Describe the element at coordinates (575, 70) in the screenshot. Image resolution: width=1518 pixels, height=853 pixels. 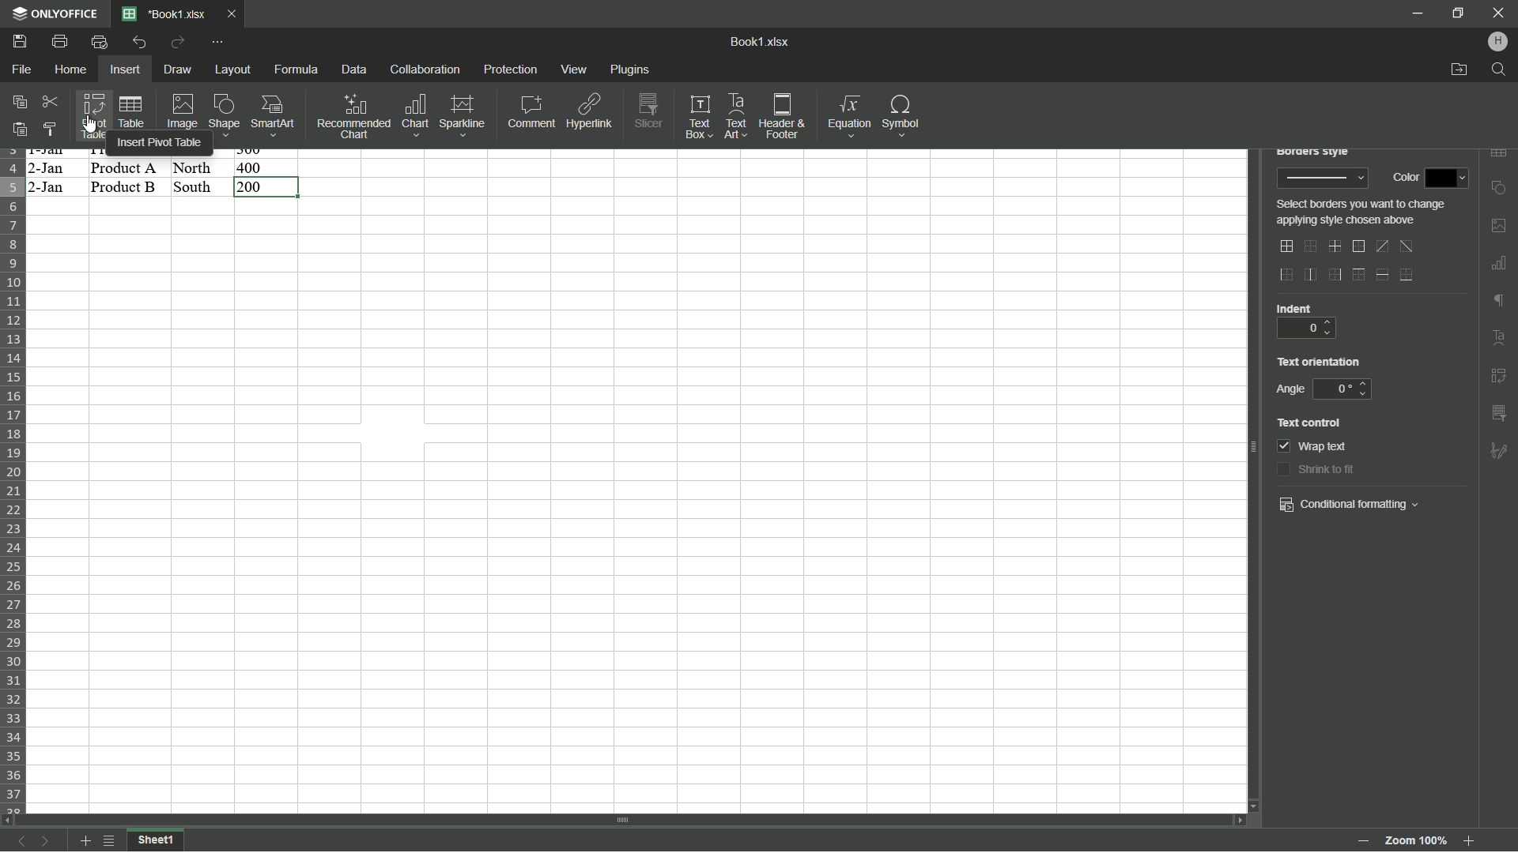
I see `view` at that location.